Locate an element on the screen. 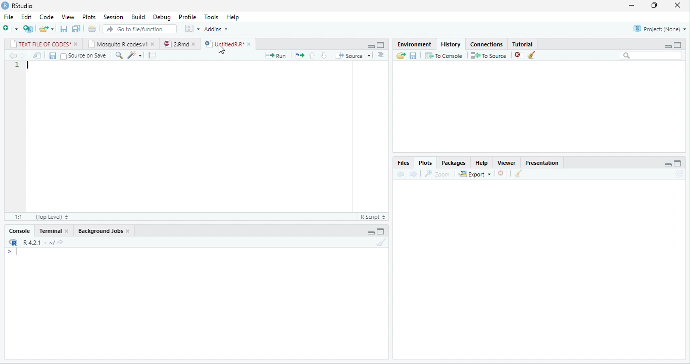 This screenshot has height=364, width=690. Build is located at coordinates (138, 17).